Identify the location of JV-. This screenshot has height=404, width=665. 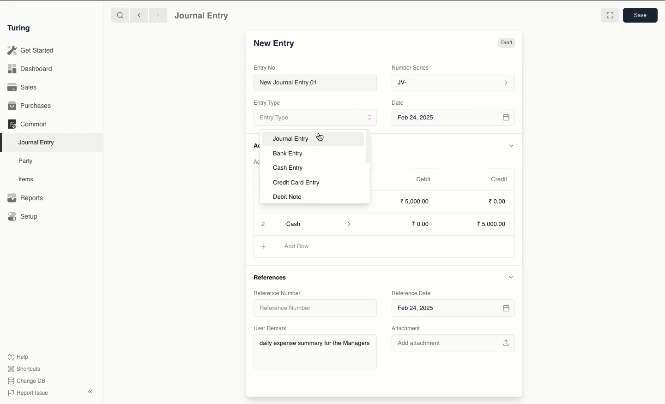
(454, 83).